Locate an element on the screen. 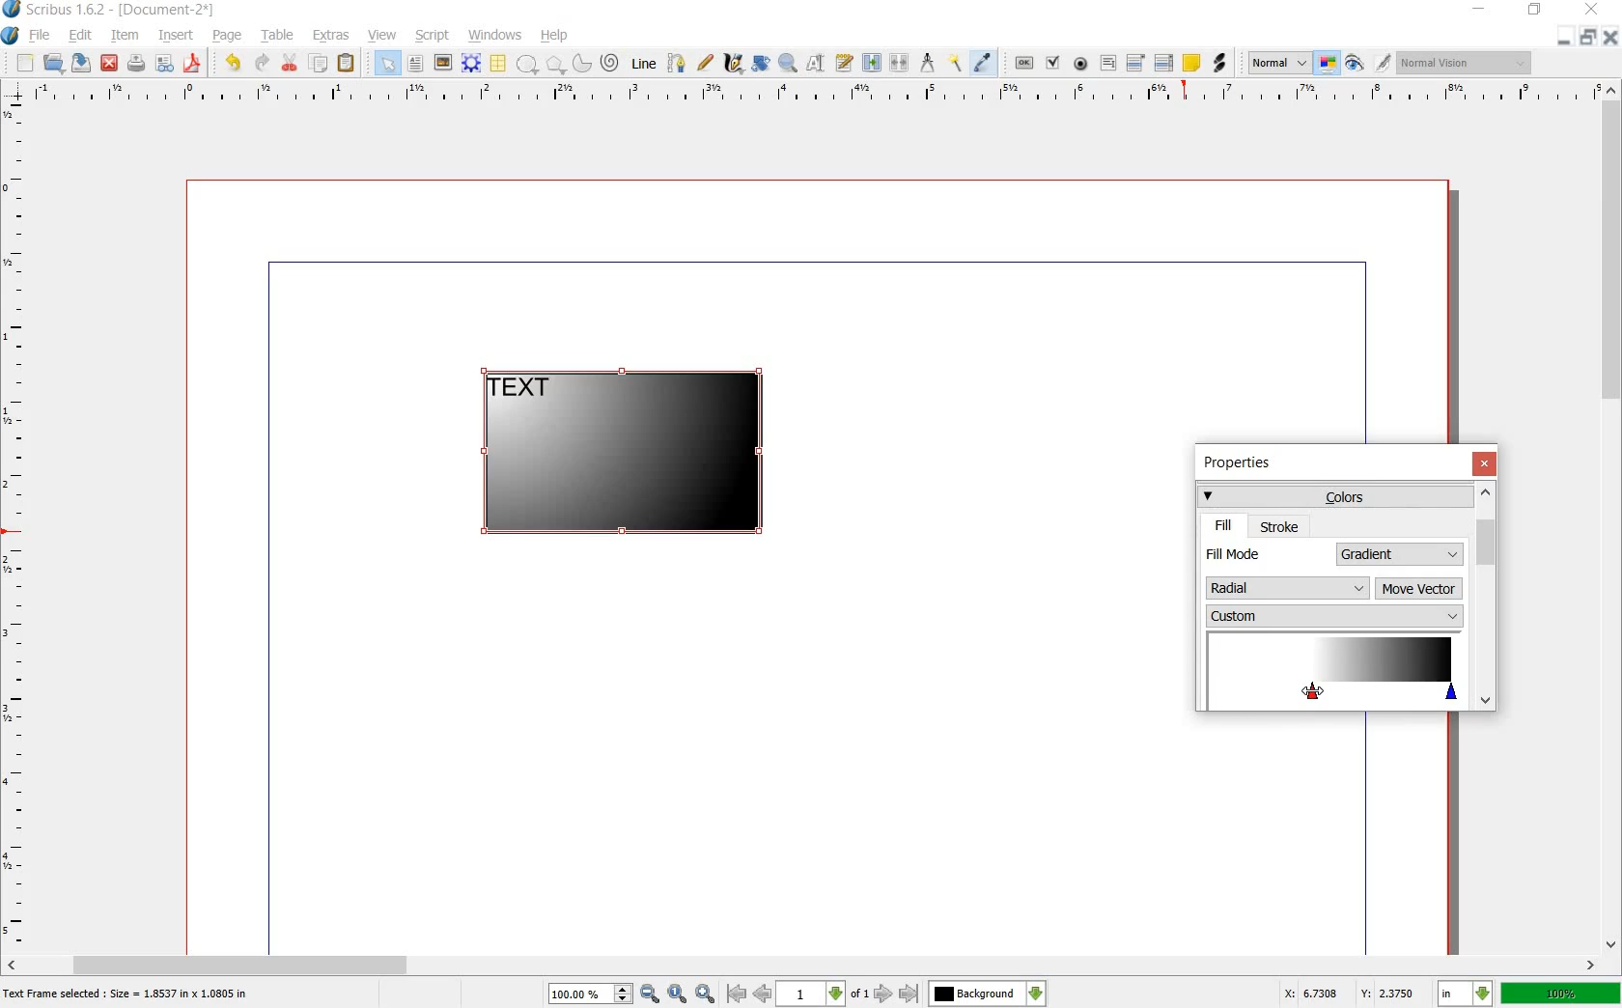 The width and height of the screenshot is (1622, 1008). calligraphic line is located at coordinates (733, 62).